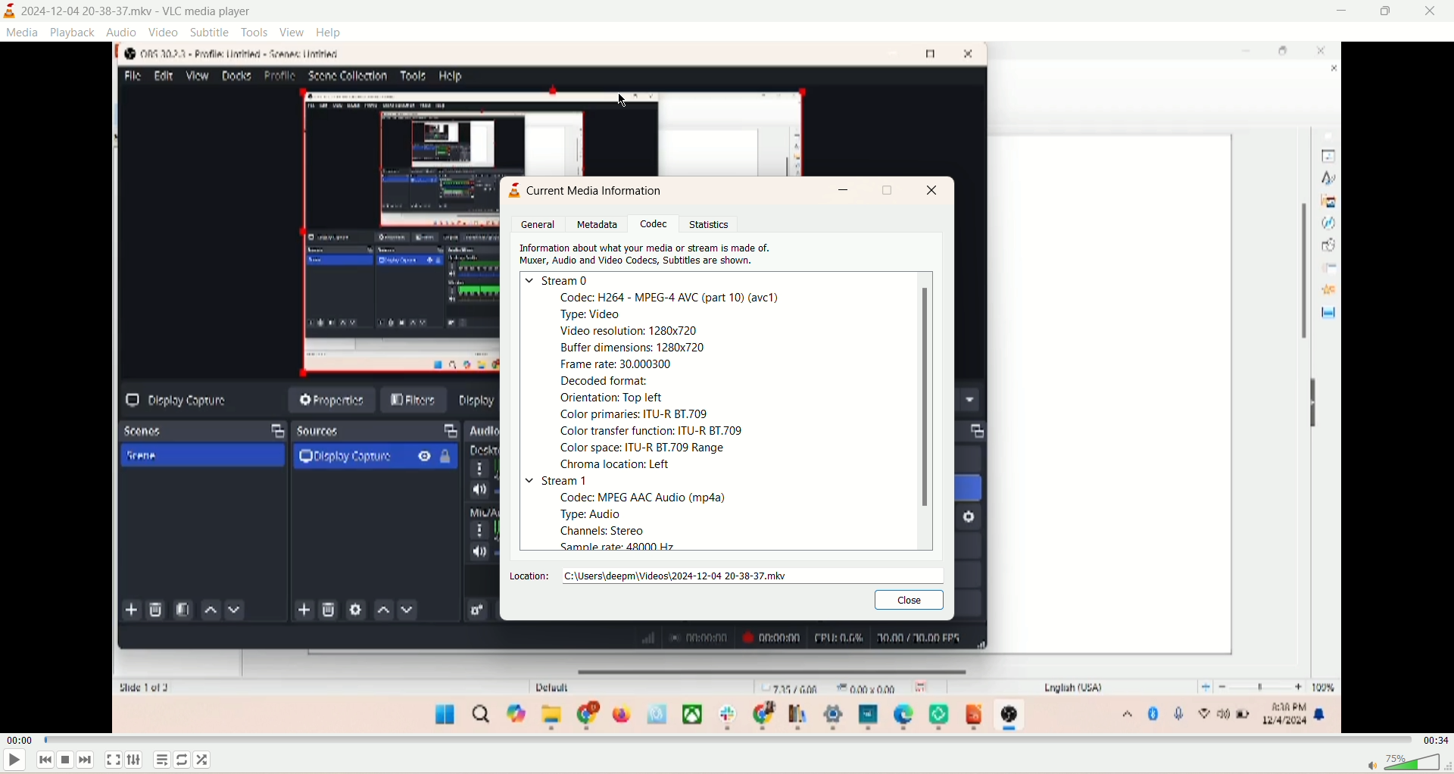 The width and height of the screenshot is (1454, 774). Describe the element at coordinates (111, 761) in the screenshot. I see `full screen` at that location.